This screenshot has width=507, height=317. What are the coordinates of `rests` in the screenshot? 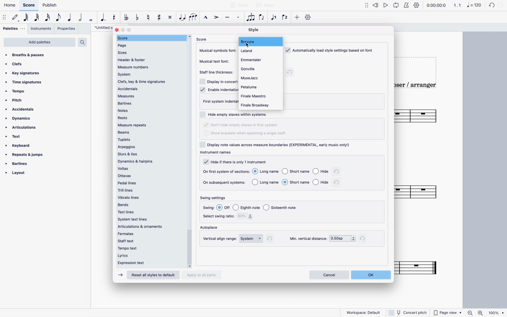 It's located at (150, 118).